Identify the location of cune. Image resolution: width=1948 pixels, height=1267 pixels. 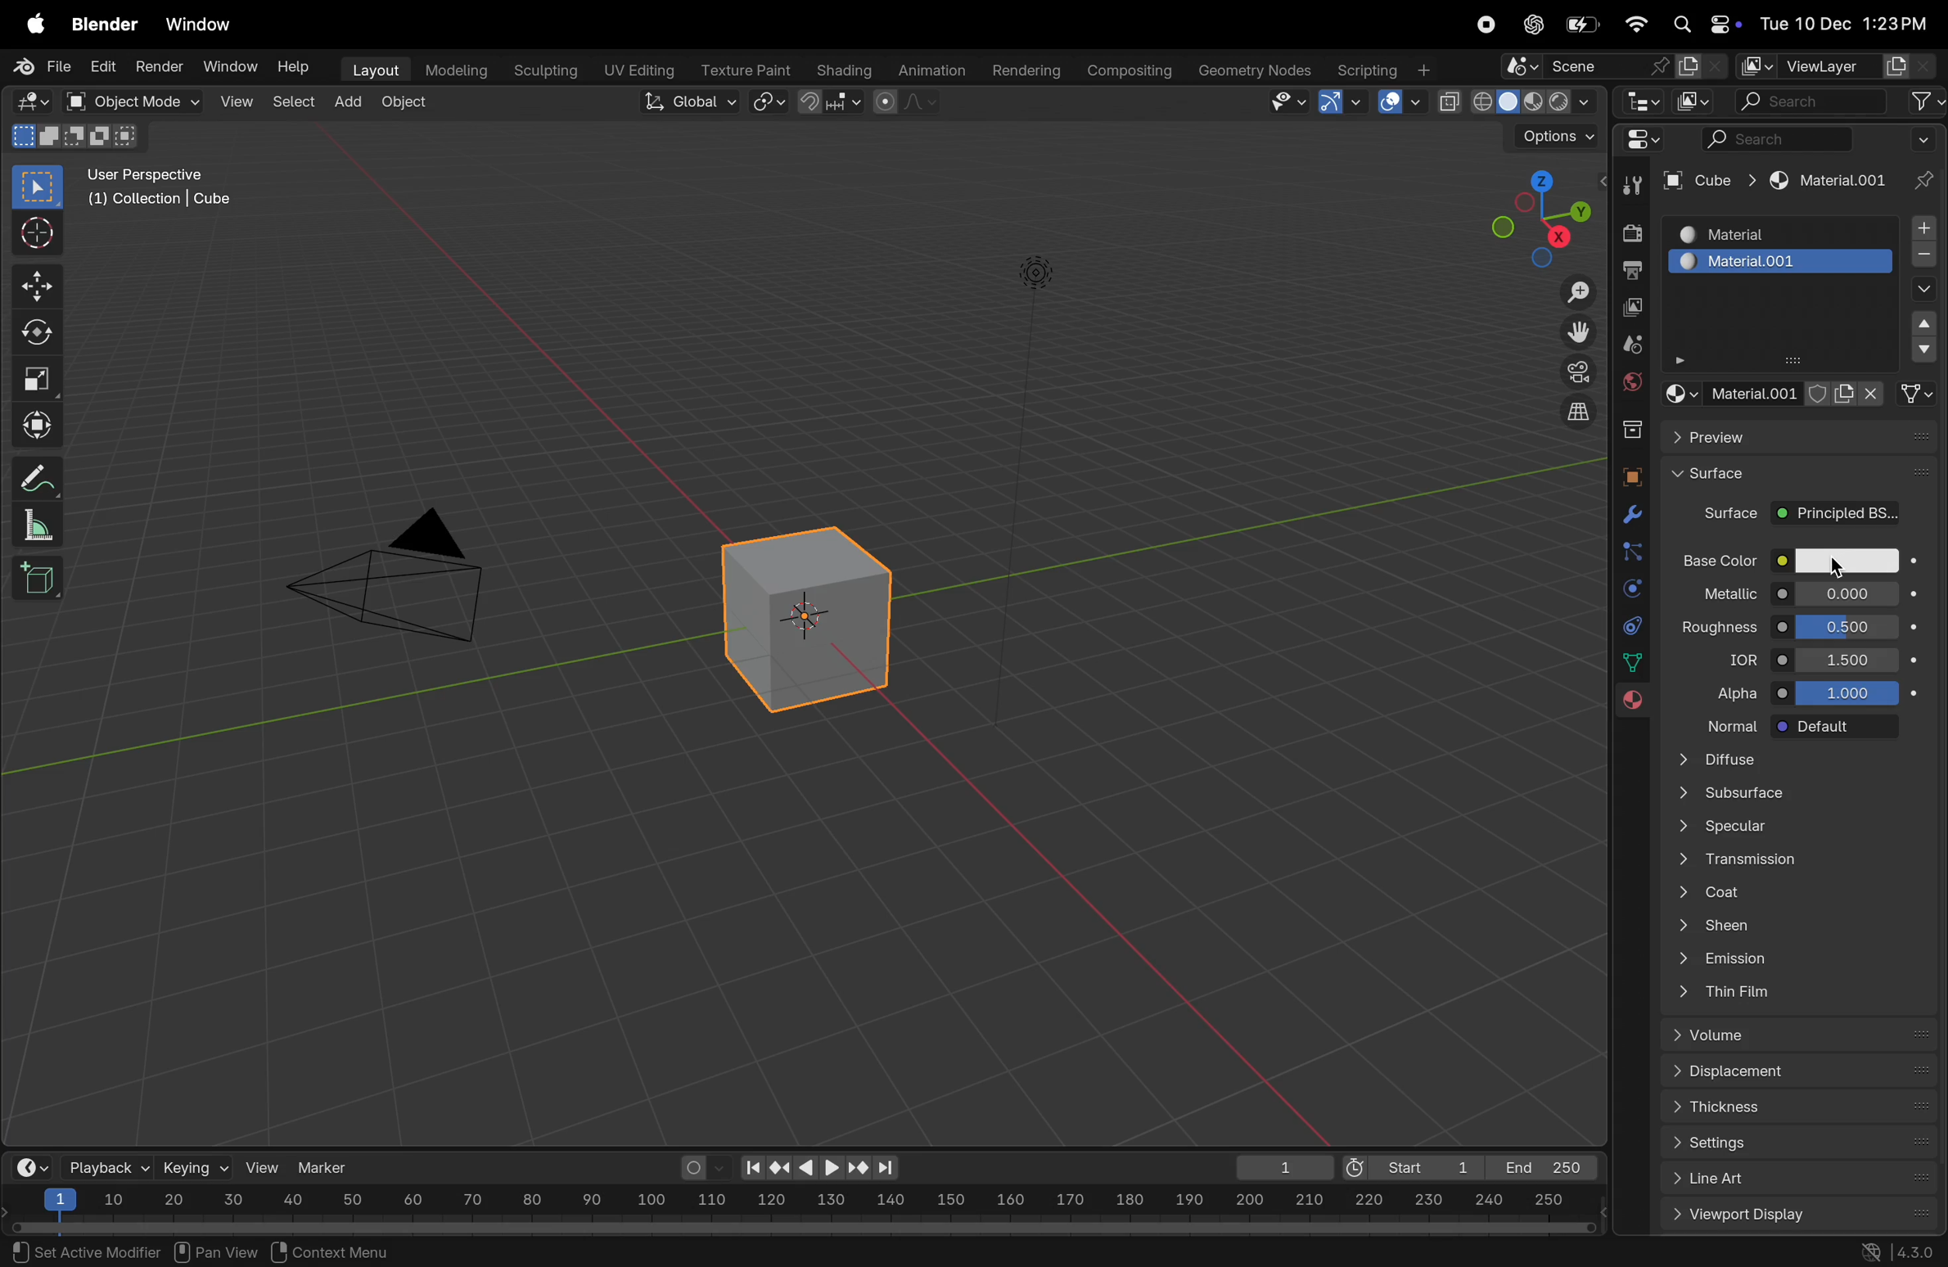
(1707, 180).